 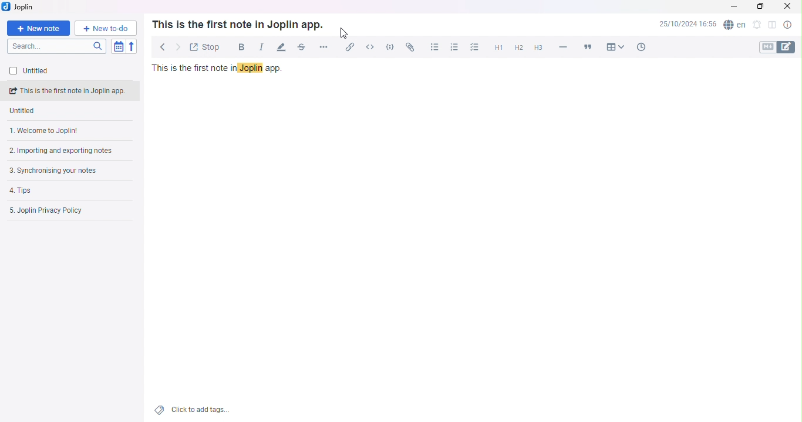 I want to click on Importing and exporting notes, so click(x=68, y=152).